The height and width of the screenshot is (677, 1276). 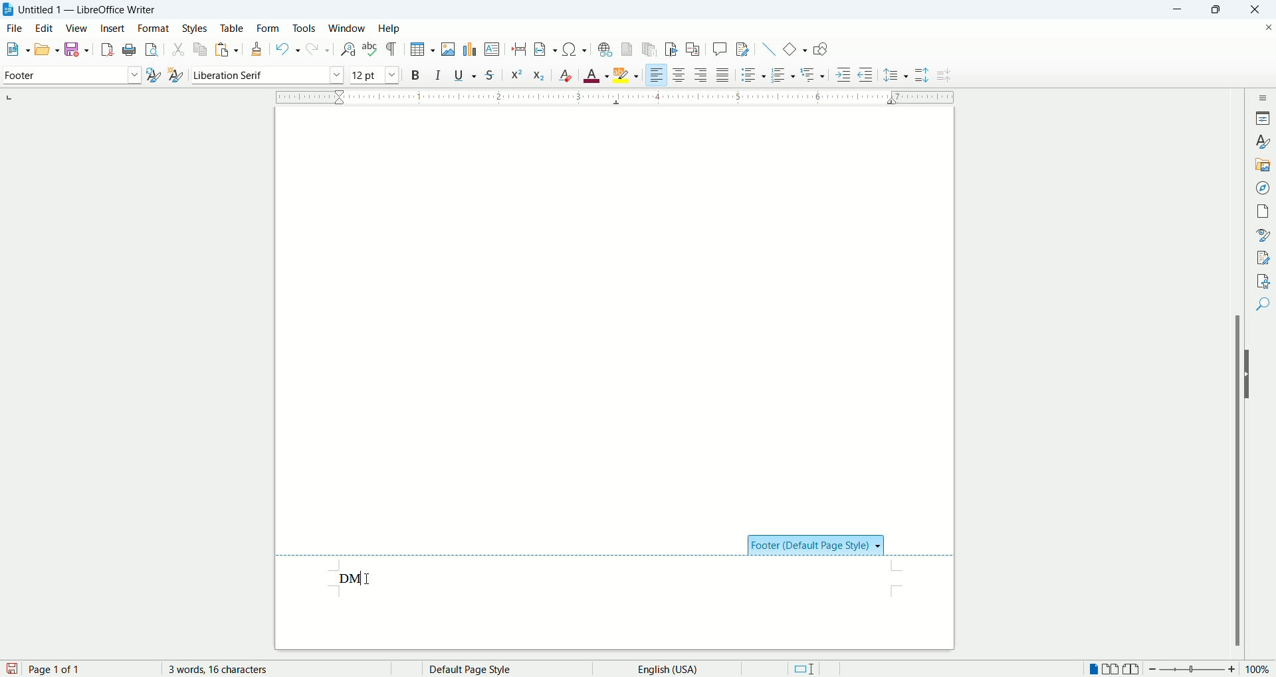 I want to click on clone formatting, so click(x=259, y=50).